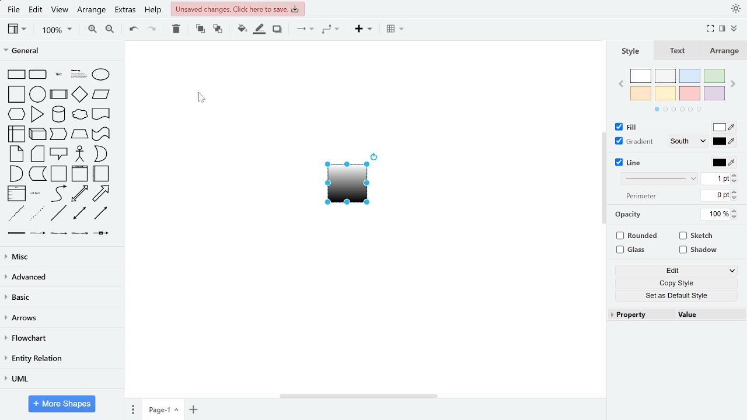  What do you see at coordinates (722, 29) in the screenshot?
I see `format` at bounding box center [722, 29].